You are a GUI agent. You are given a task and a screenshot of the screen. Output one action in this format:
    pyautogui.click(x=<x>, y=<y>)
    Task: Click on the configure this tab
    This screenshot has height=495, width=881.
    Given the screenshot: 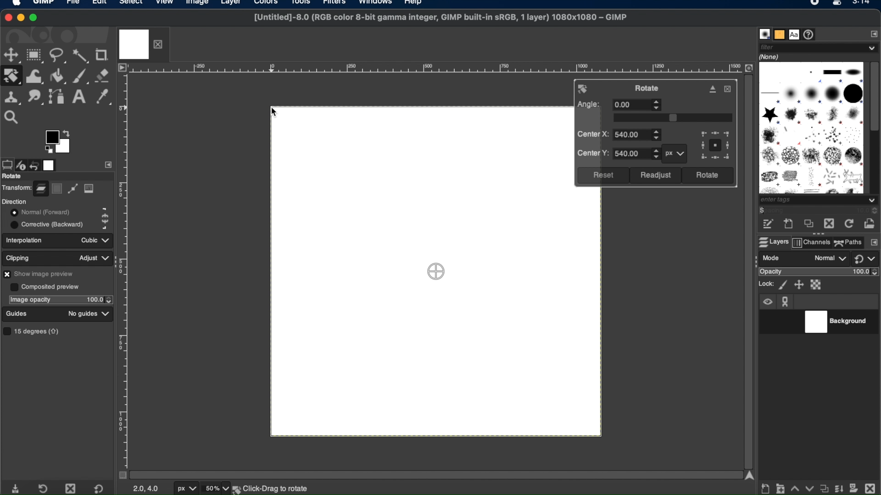 What is the action you would take?
    pyautogui.click(x=872, y=33)
    